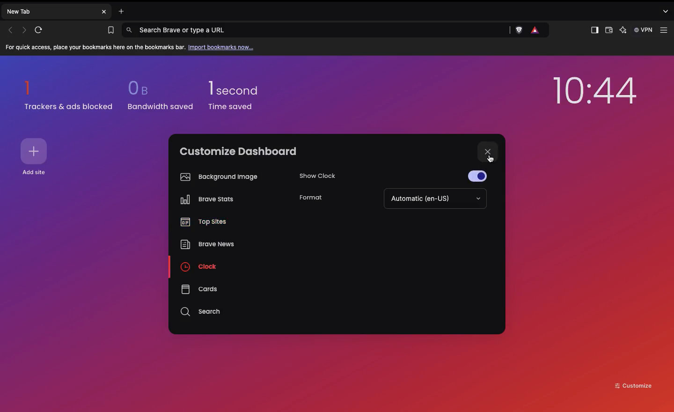 The image size is (674, 412). Describe the element at coordinates (217, 177) in the screenshot. I see `Background image` at that location.